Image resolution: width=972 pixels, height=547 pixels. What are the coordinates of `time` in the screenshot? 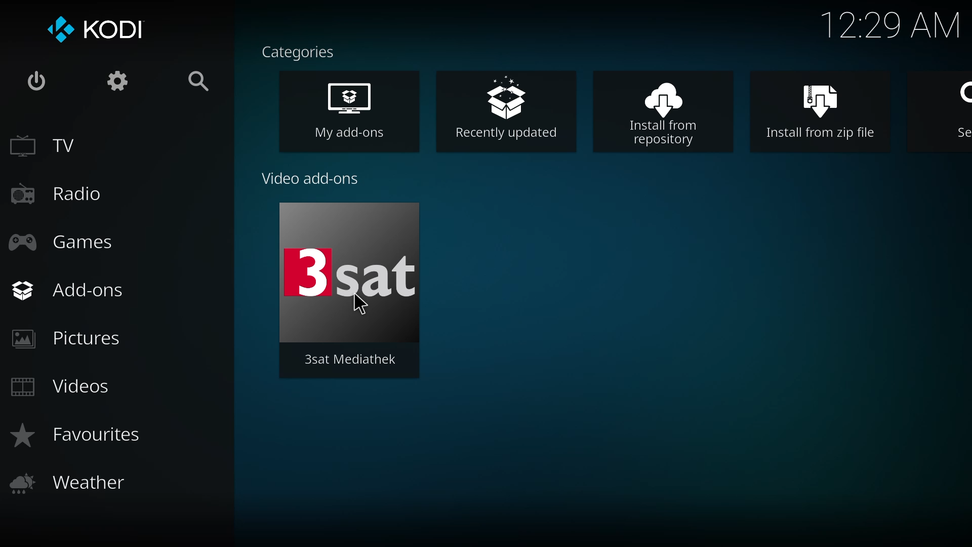 It's located at (893, 22).